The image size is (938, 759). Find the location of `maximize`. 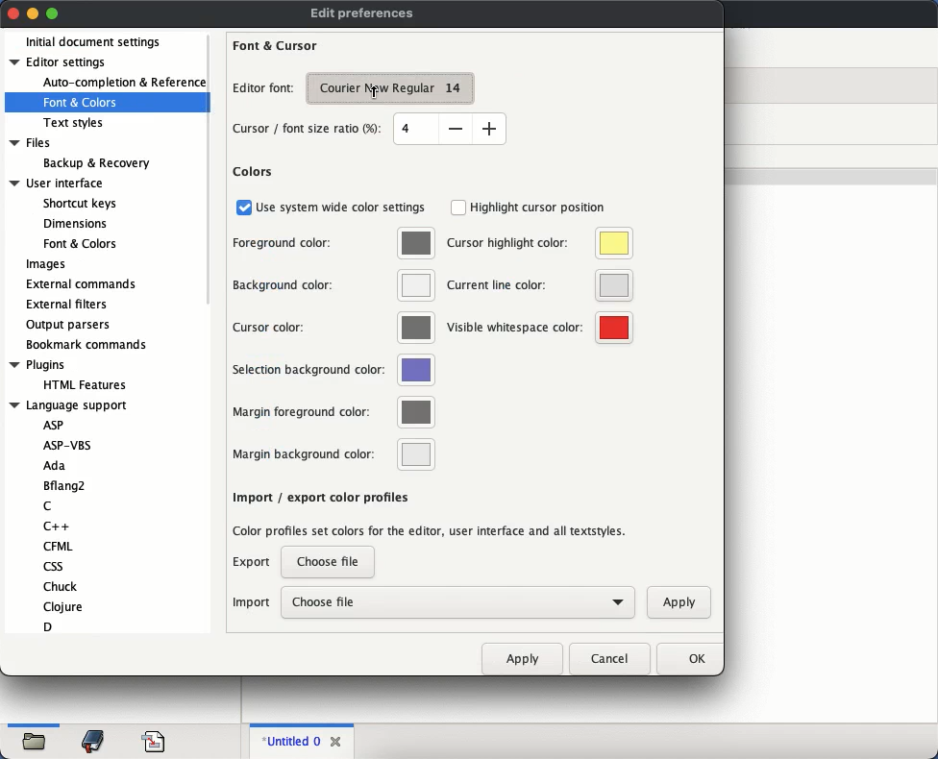

maximize is located at coordinates (53, 14).